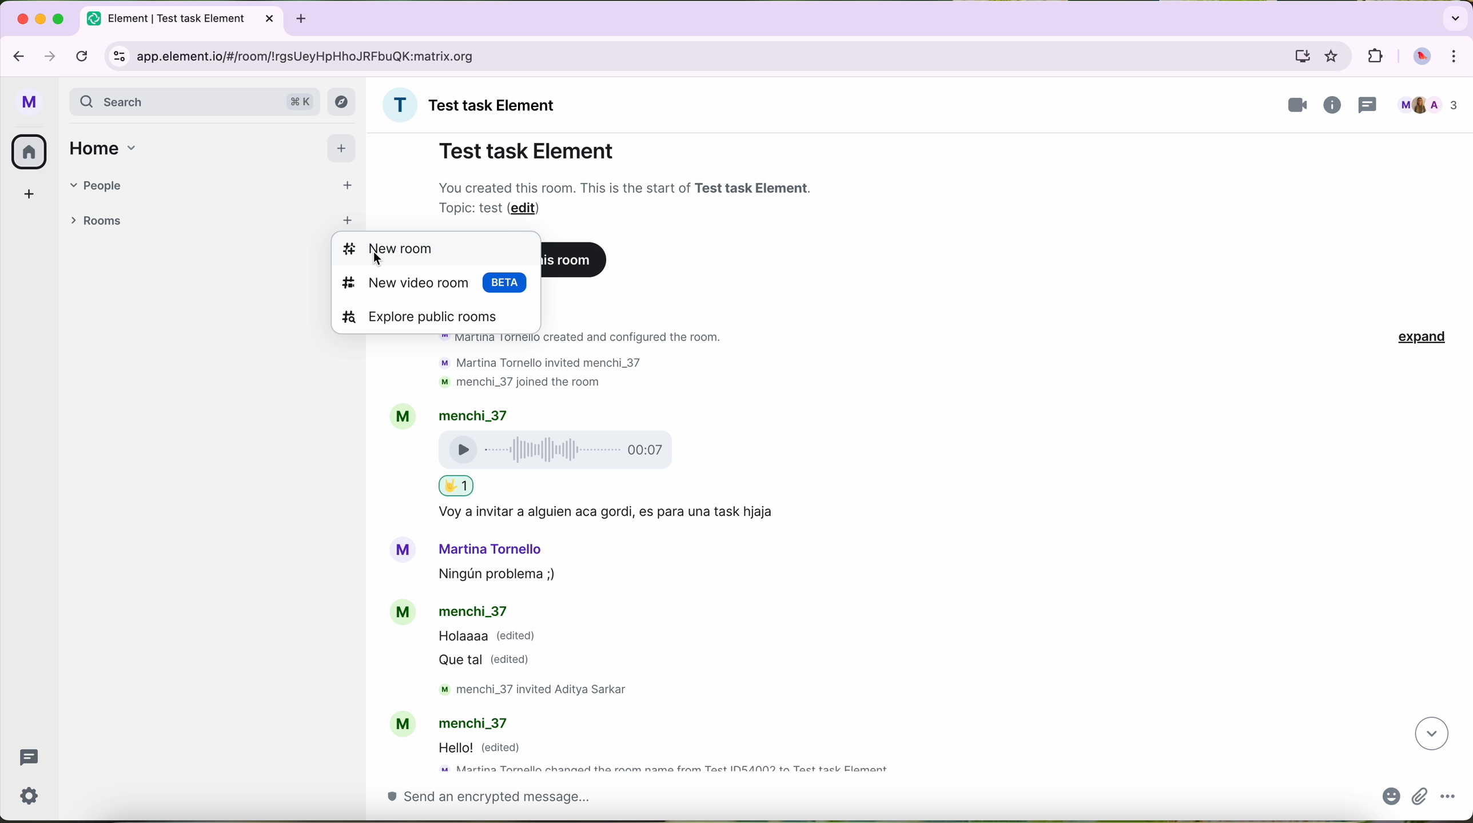 This screenshot has height=823, width=1473. I want to click on name, so click(474, 105).